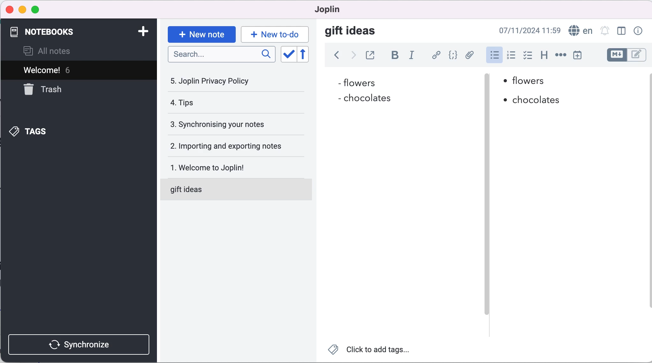 This screenshot has width=652, height=363. What do you see at coordinates (529, 55) in the screenshot?
I see `checkbox` at bounding box center [529, 55].